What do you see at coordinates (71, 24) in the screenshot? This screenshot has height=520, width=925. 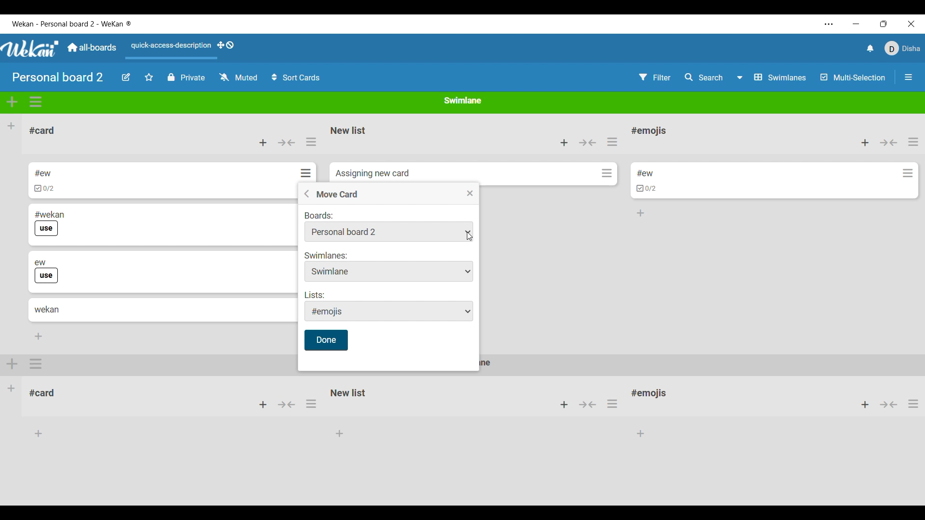 I see `Software name and board name` at bounding box center [71, 24].